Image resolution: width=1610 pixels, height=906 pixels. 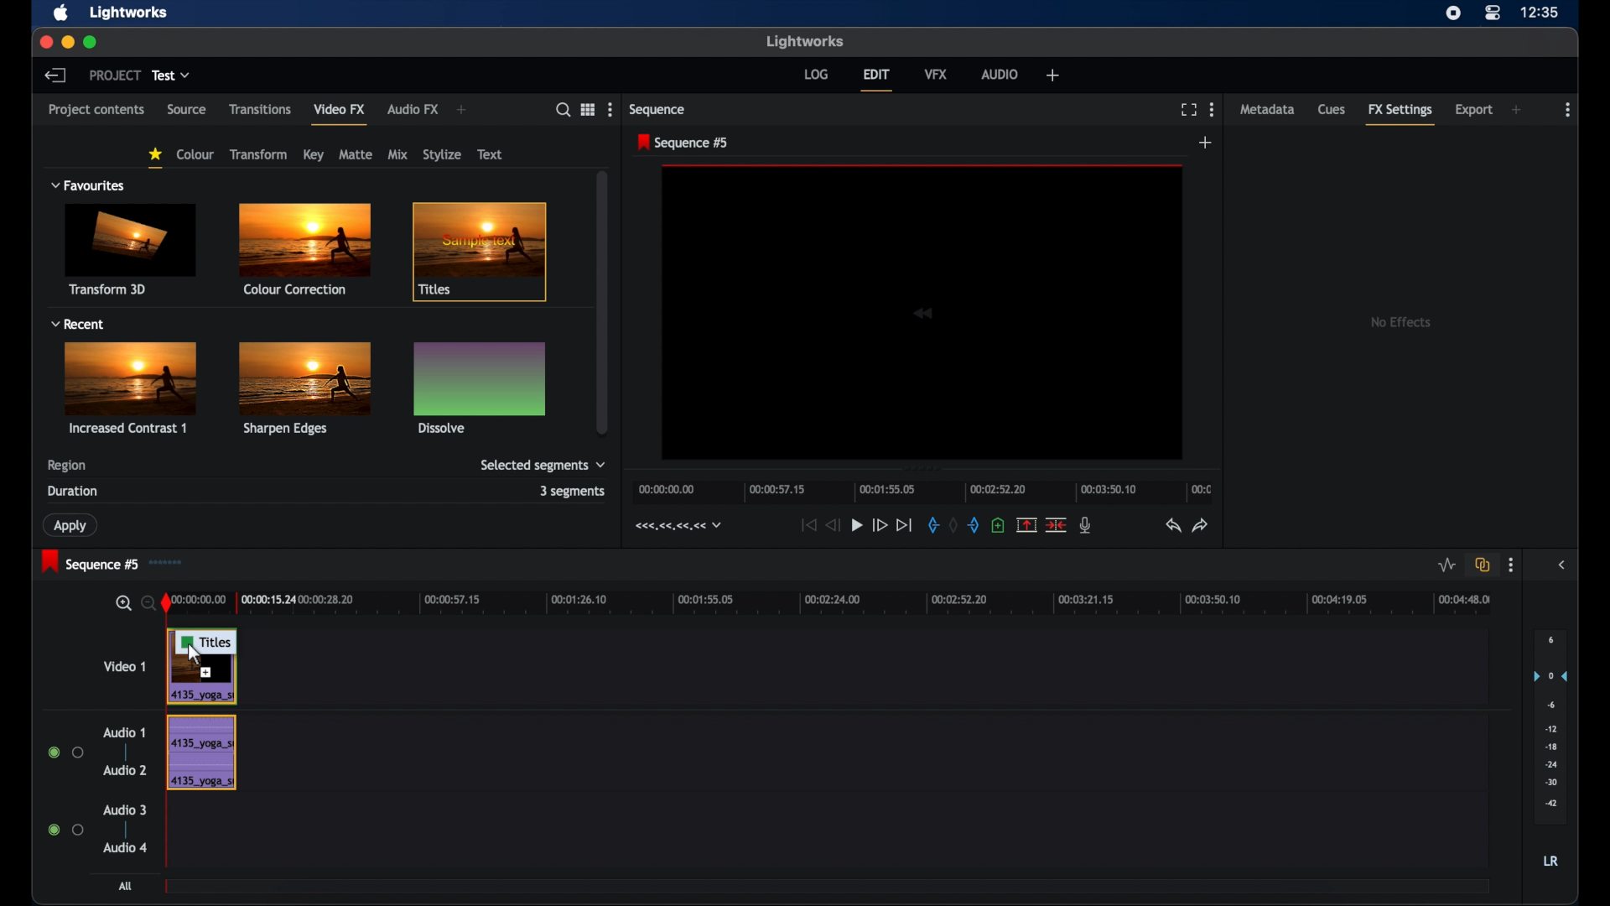 I want to click on search, so click(x=562, y=110).